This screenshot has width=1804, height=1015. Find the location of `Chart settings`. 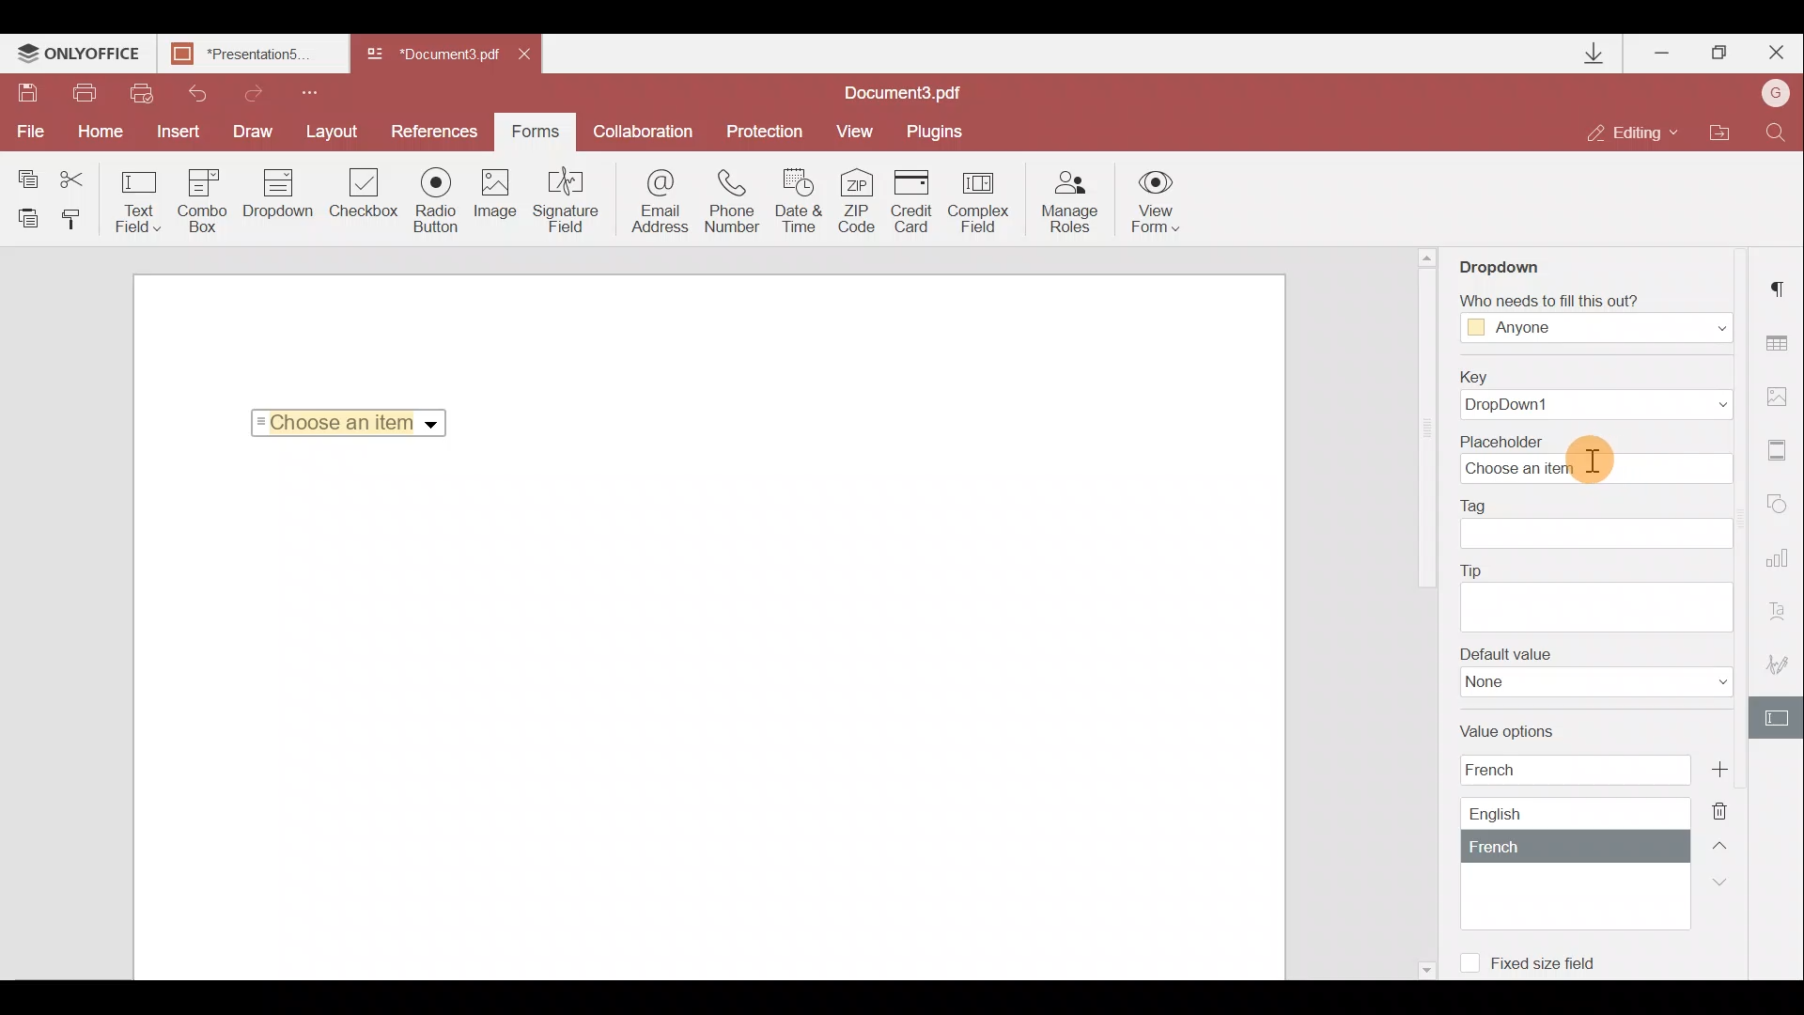

Chart settings is located at coordinates (1781, 567).